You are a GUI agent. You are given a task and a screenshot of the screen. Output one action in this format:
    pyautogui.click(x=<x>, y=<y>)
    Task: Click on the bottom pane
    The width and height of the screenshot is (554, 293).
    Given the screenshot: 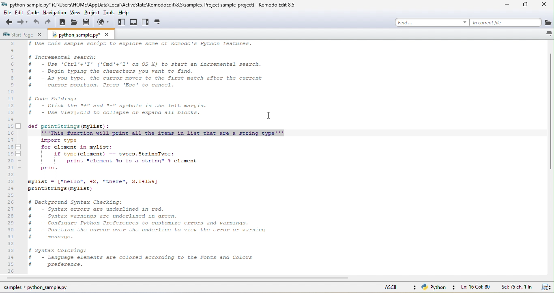 What is the action you would take?
    pyautogui.click(x=134, y=23)
    